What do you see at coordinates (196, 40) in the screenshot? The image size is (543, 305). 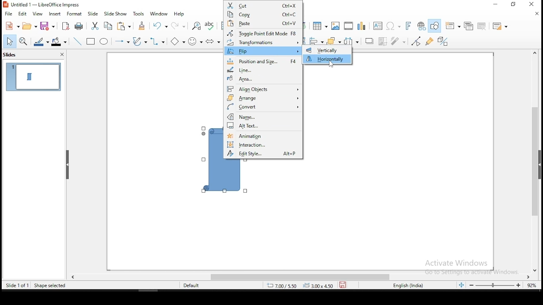 I see `symbol shapes` at bounding box center [196, 40].